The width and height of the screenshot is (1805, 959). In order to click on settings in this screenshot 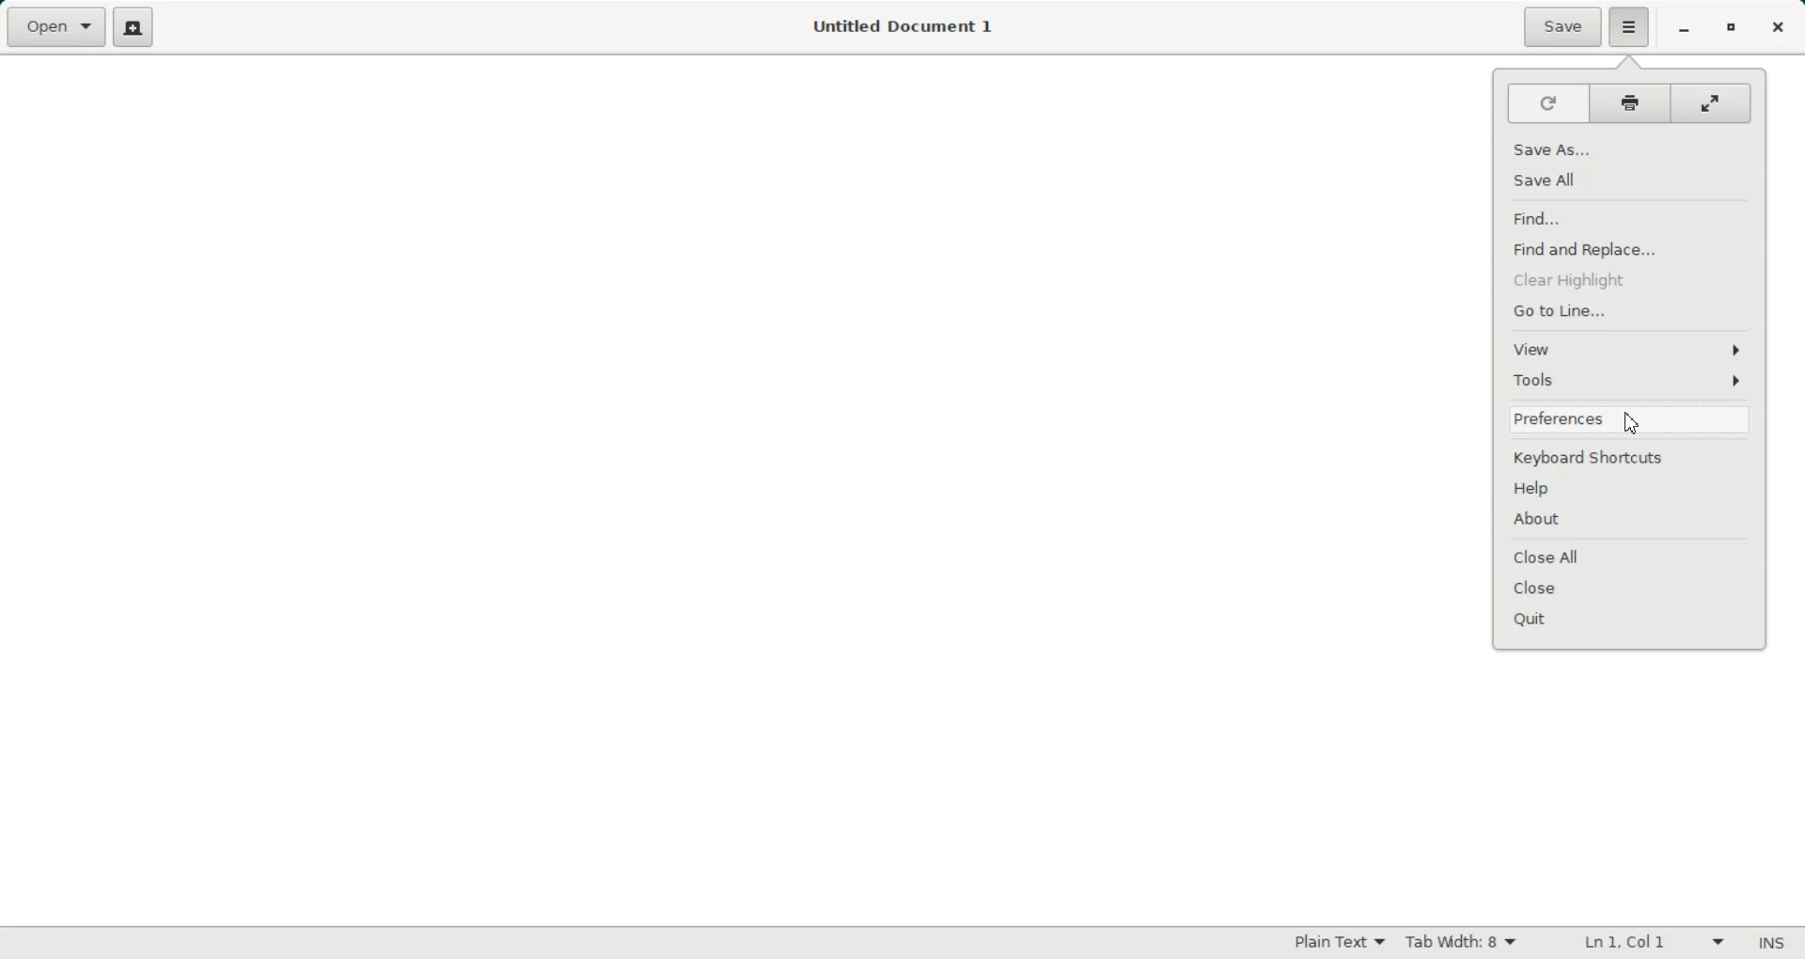, I will do `click(1628, 28)`.